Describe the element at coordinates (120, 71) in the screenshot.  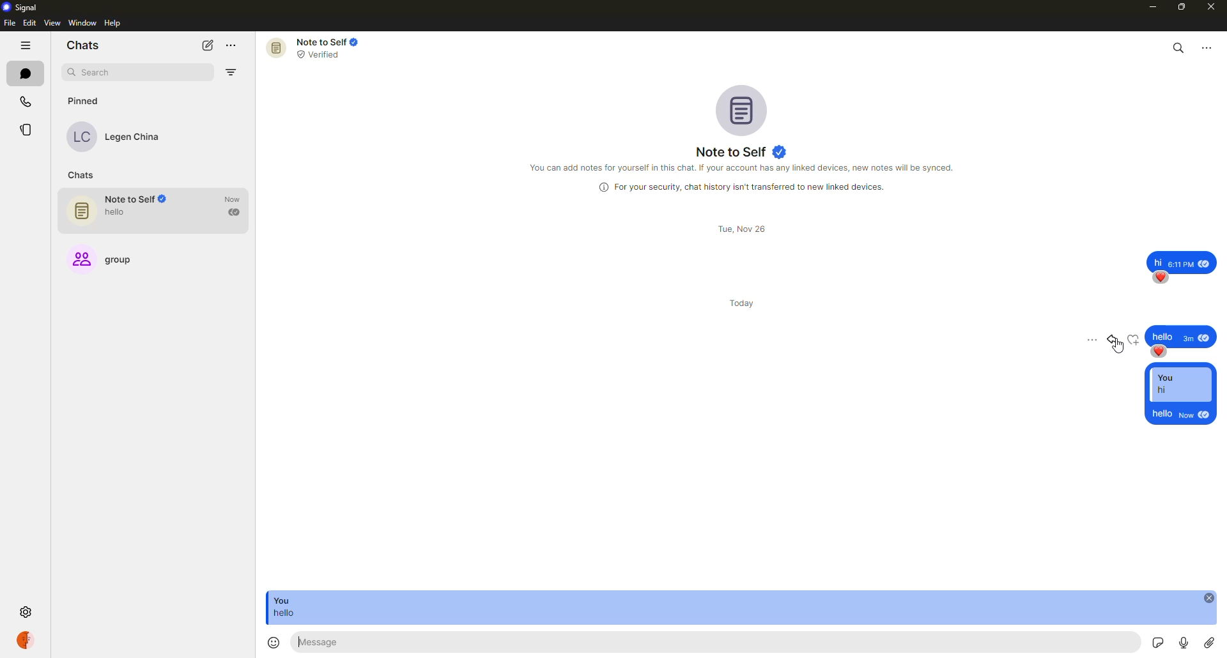
I see `search` at that location.